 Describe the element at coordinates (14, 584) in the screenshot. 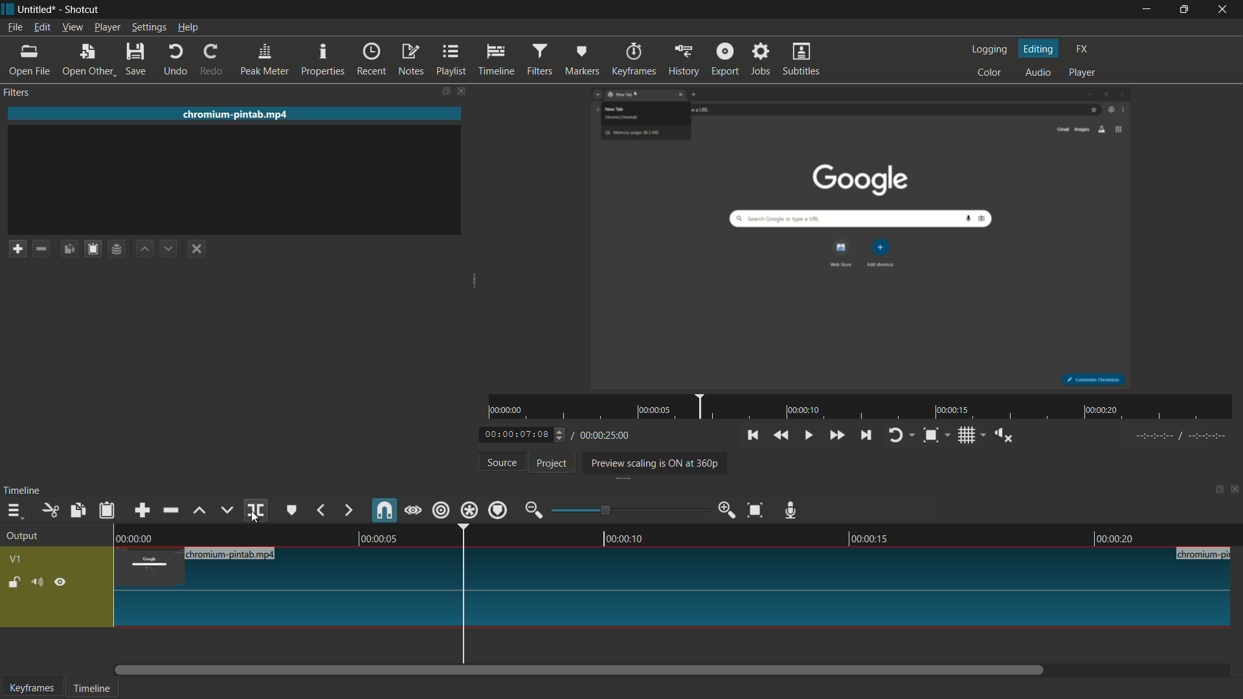

I see `lock` at that location.